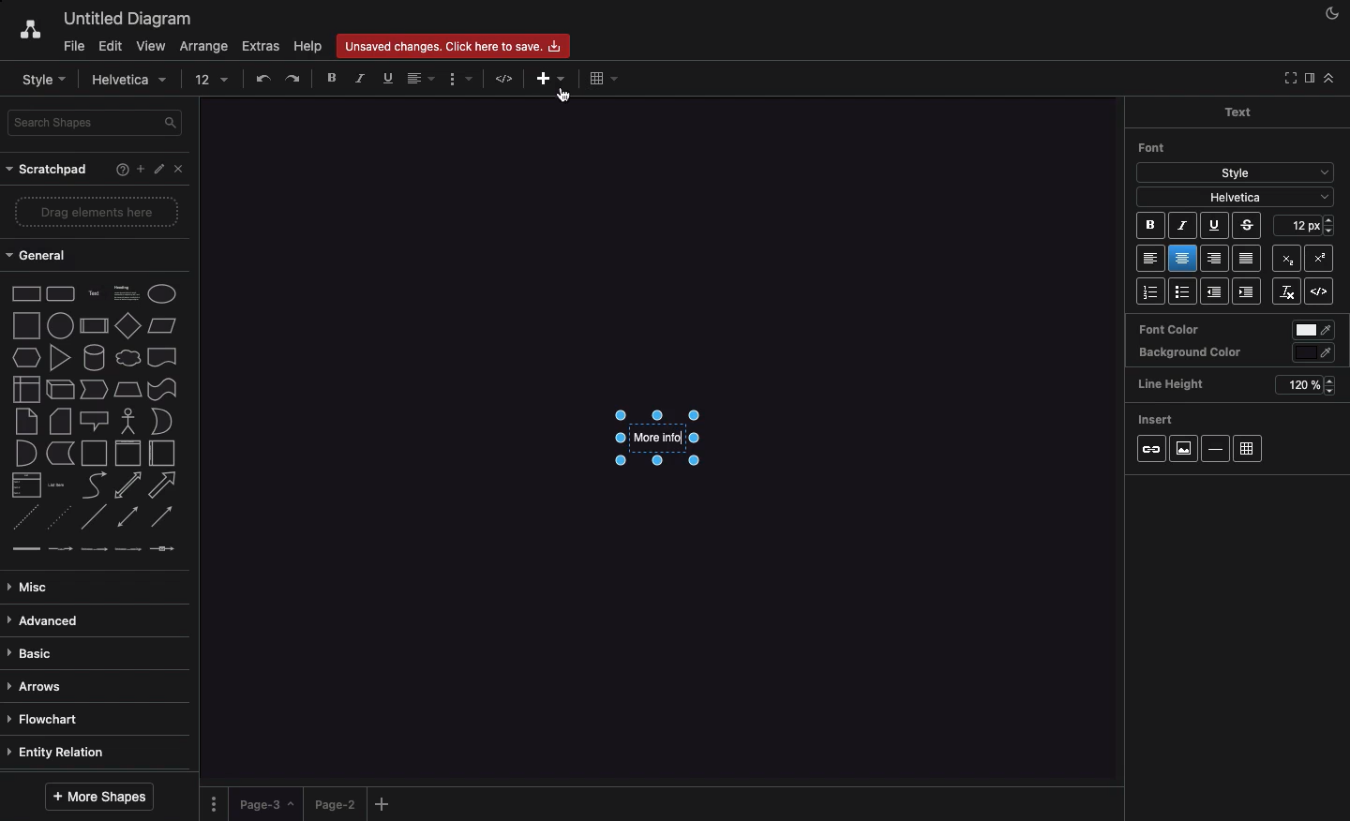 This screenshot has width=1350, height=821. What do you see at coordinates (544, 80) in the screenshot?
I see `Add` at bounding box center [544, 80].